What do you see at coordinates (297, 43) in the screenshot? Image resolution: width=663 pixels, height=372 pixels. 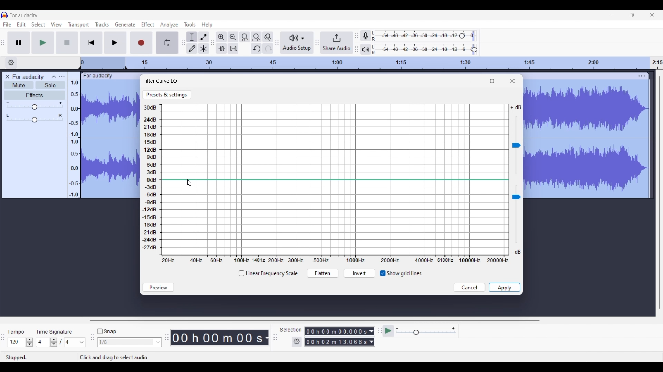 I see `Audio setup` at bounding box center [297, 43].